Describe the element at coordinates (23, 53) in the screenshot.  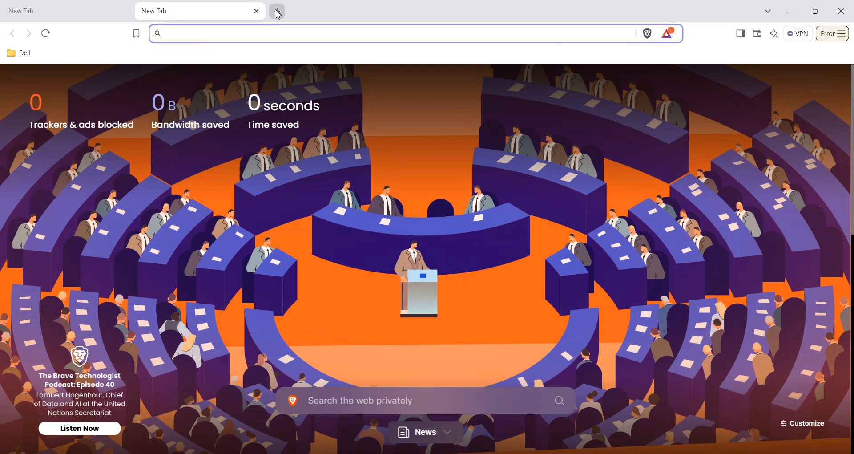
I see `Dell File` at that location.